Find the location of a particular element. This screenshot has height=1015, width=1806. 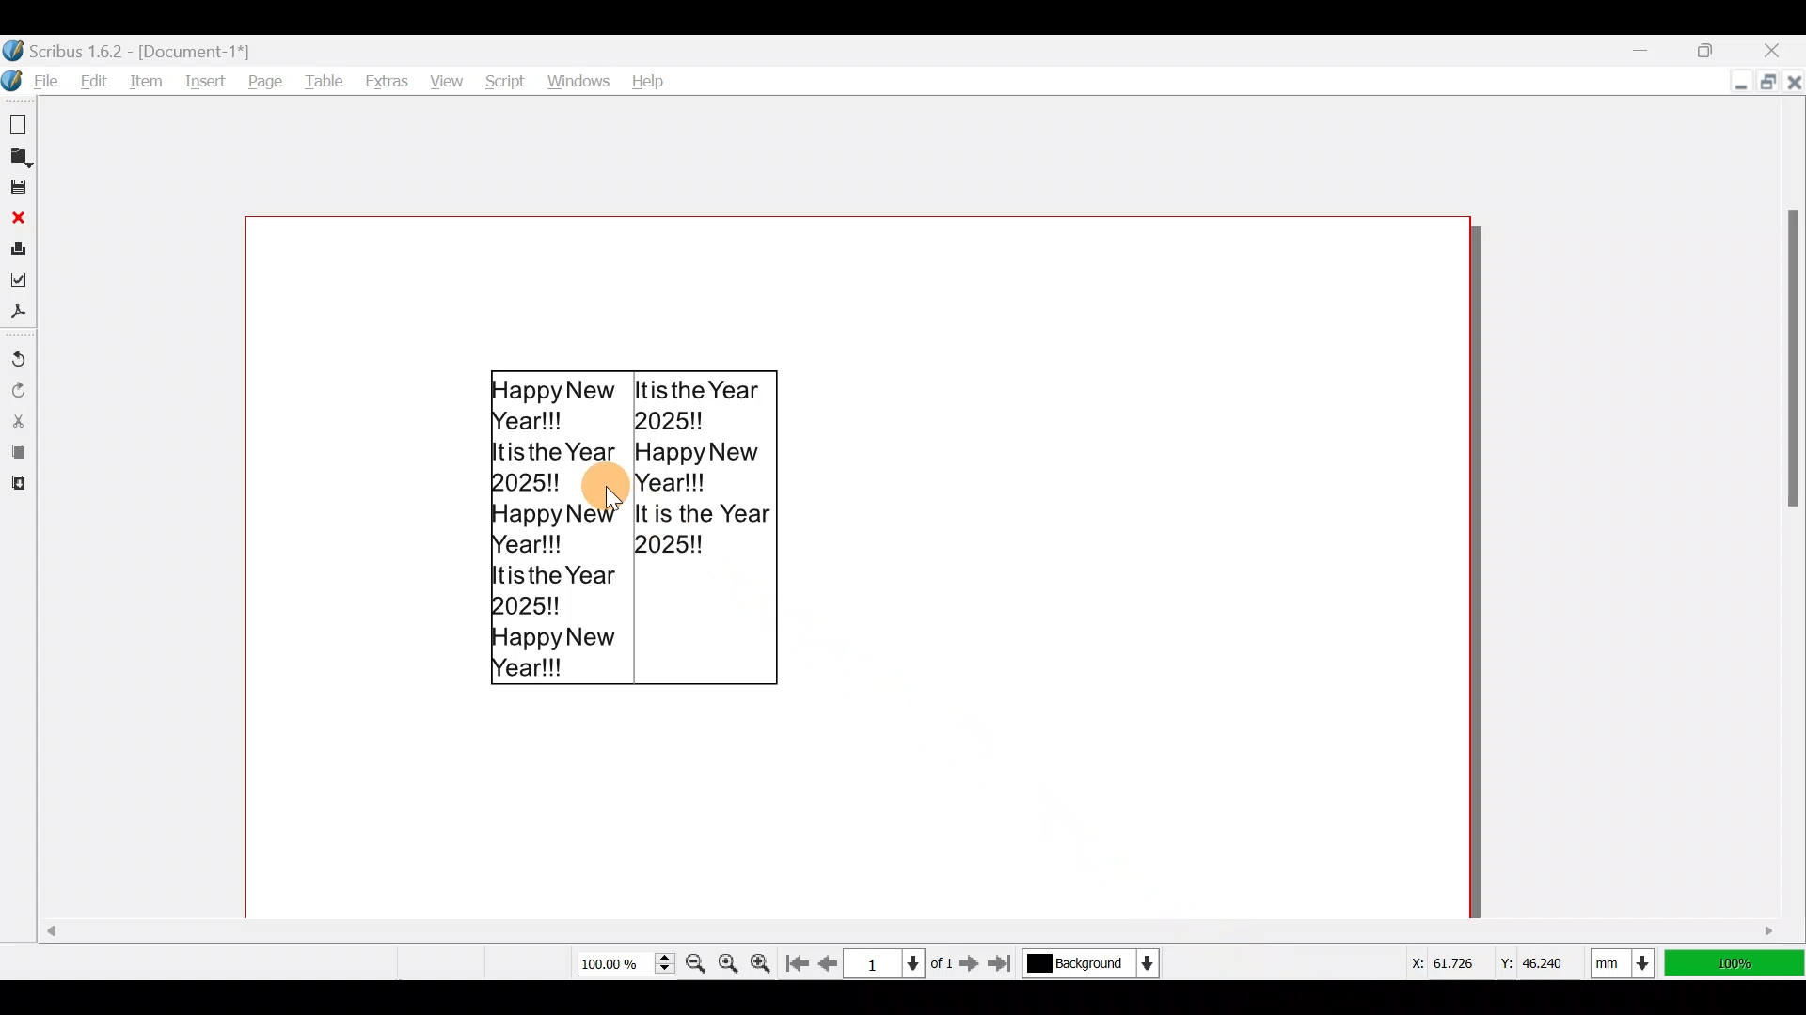

Close is located at coordinates (1782, 46).